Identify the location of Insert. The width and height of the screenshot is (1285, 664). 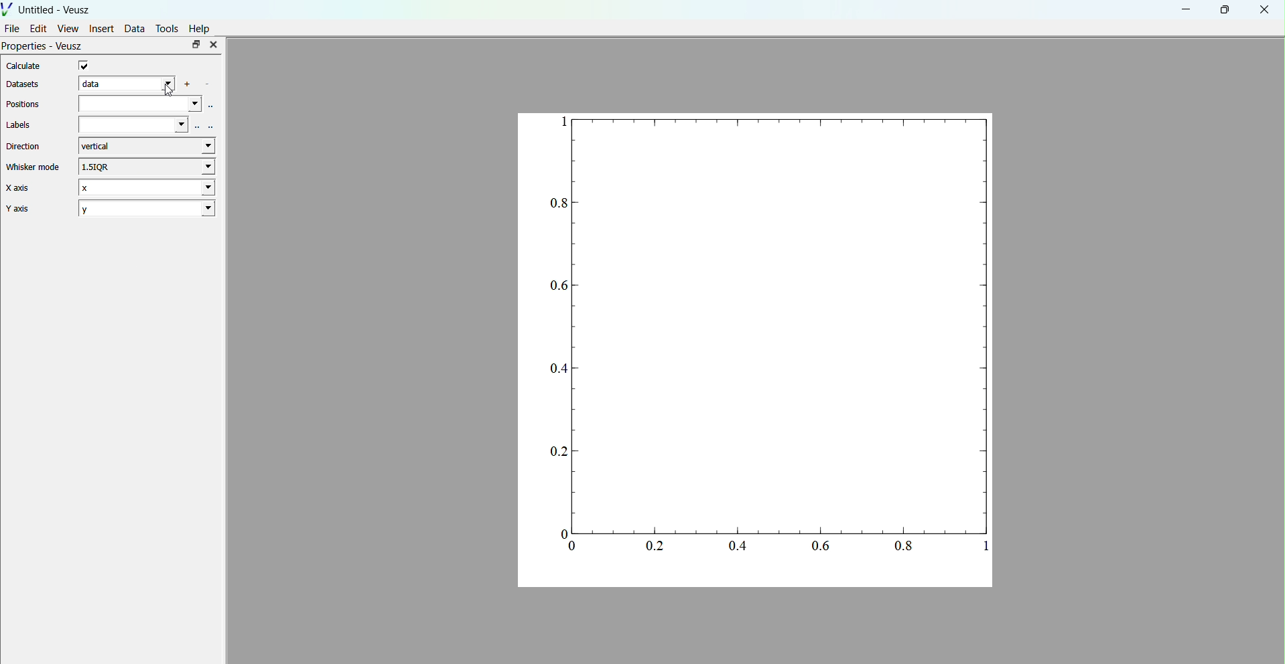
(102, 28).